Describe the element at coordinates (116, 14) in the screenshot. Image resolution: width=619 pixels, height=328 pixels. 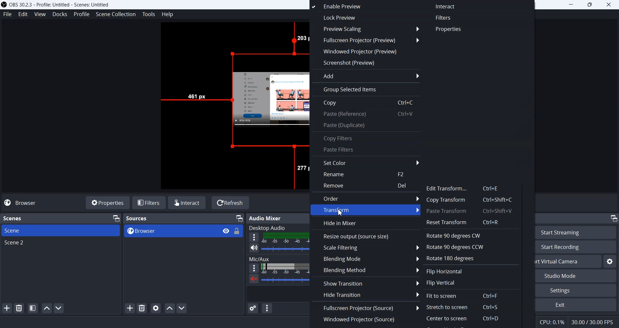
I see `Scene Collection` at that location.